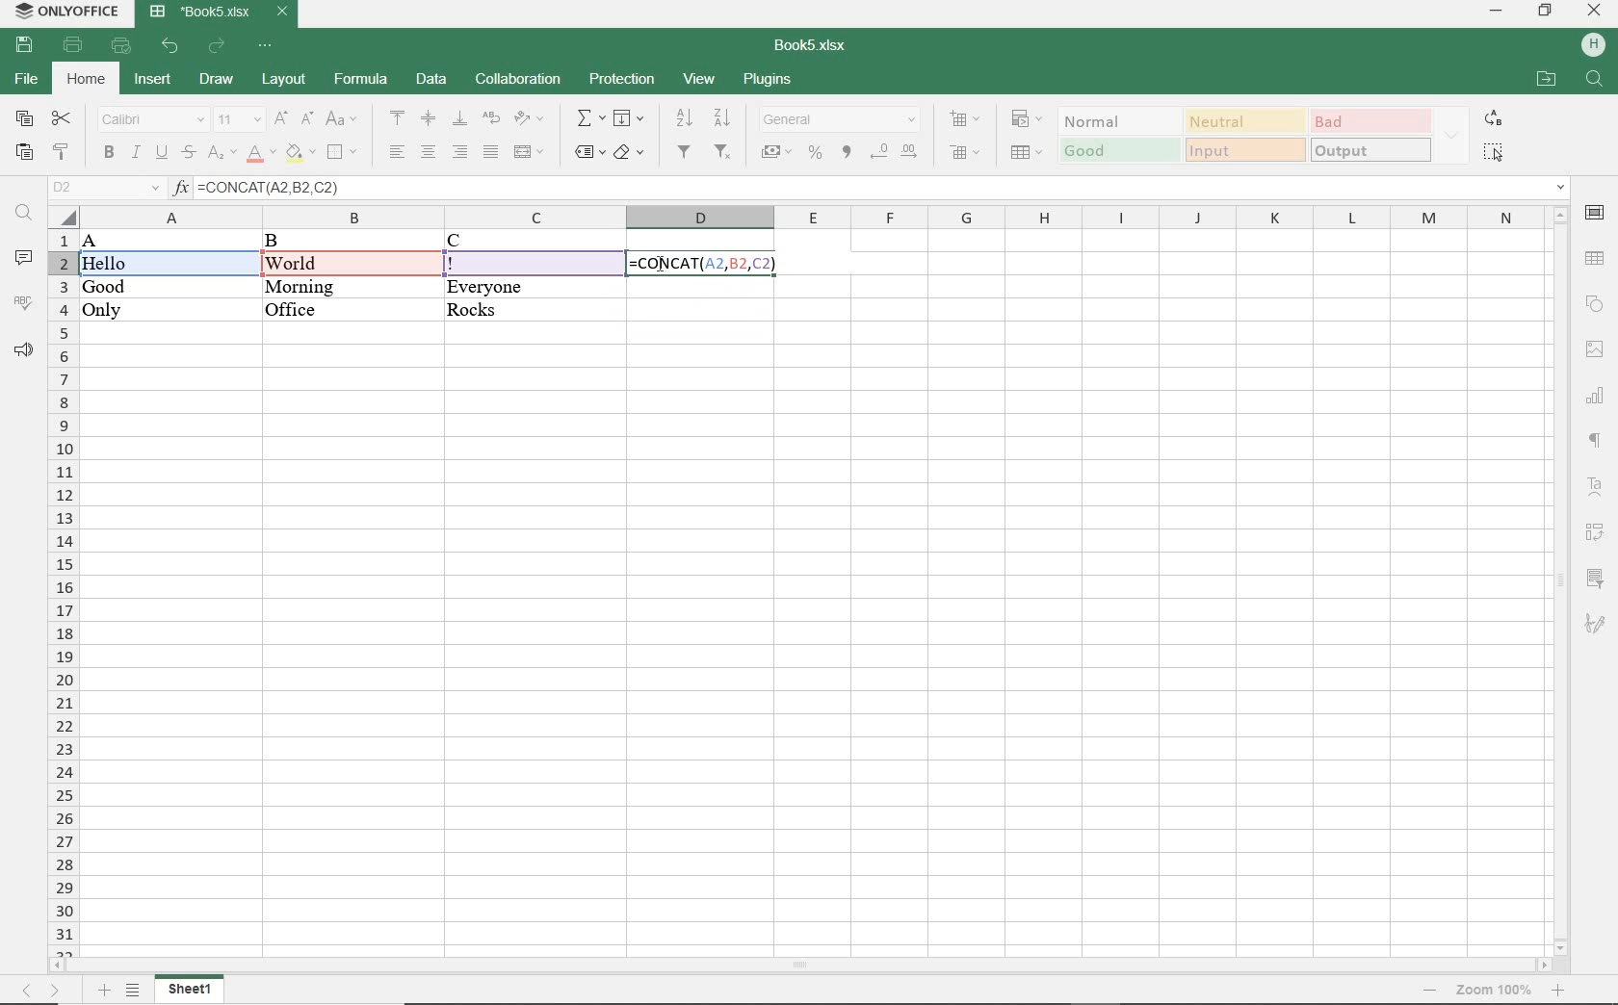  Describe the element at coordinates (1593, 301) in the screenshot. I see `SHAPE` at that location.